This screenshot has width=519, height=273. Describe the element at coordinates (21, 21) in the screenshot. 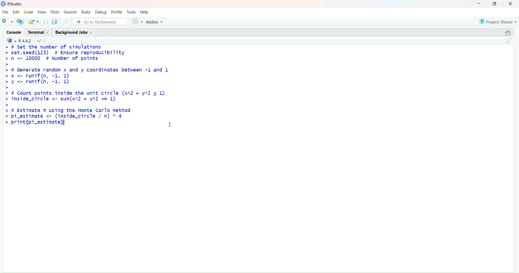

I see `Create a project` at that location.